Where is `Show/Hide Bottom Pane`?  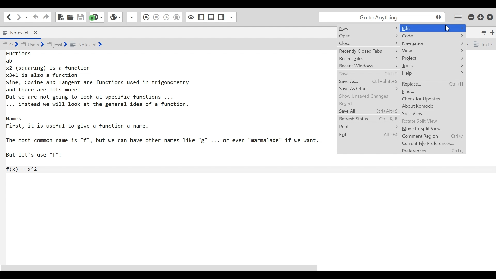
Show/Hide Bottom Pane is located at coordinates (201, 17).